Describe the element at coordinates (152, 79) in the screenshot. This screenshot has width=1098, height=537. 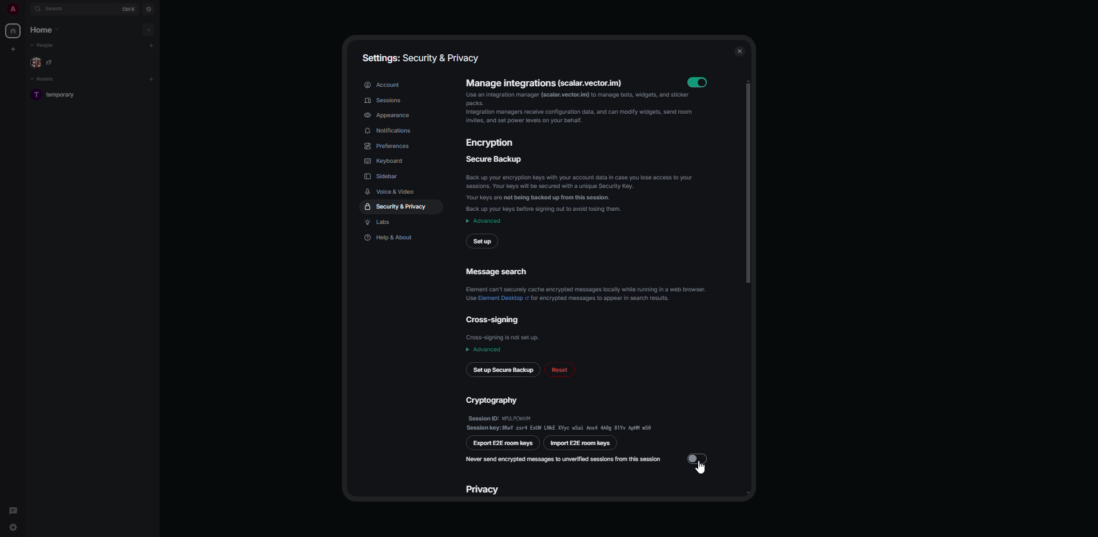
I see `add` at that location.